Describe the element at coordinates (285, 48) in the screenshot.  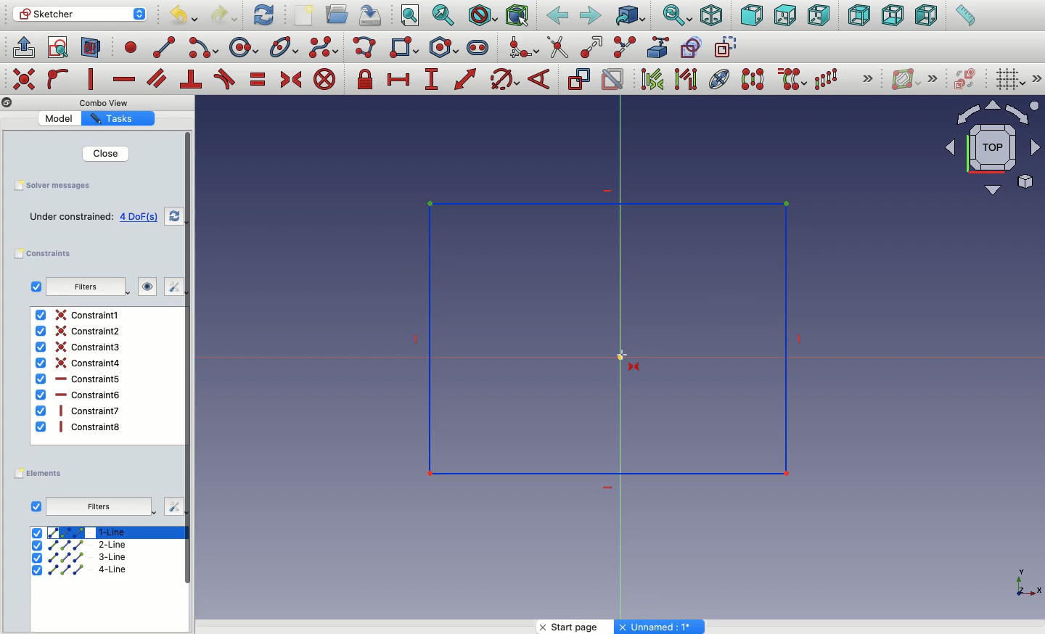
I see `Conic` at that location.